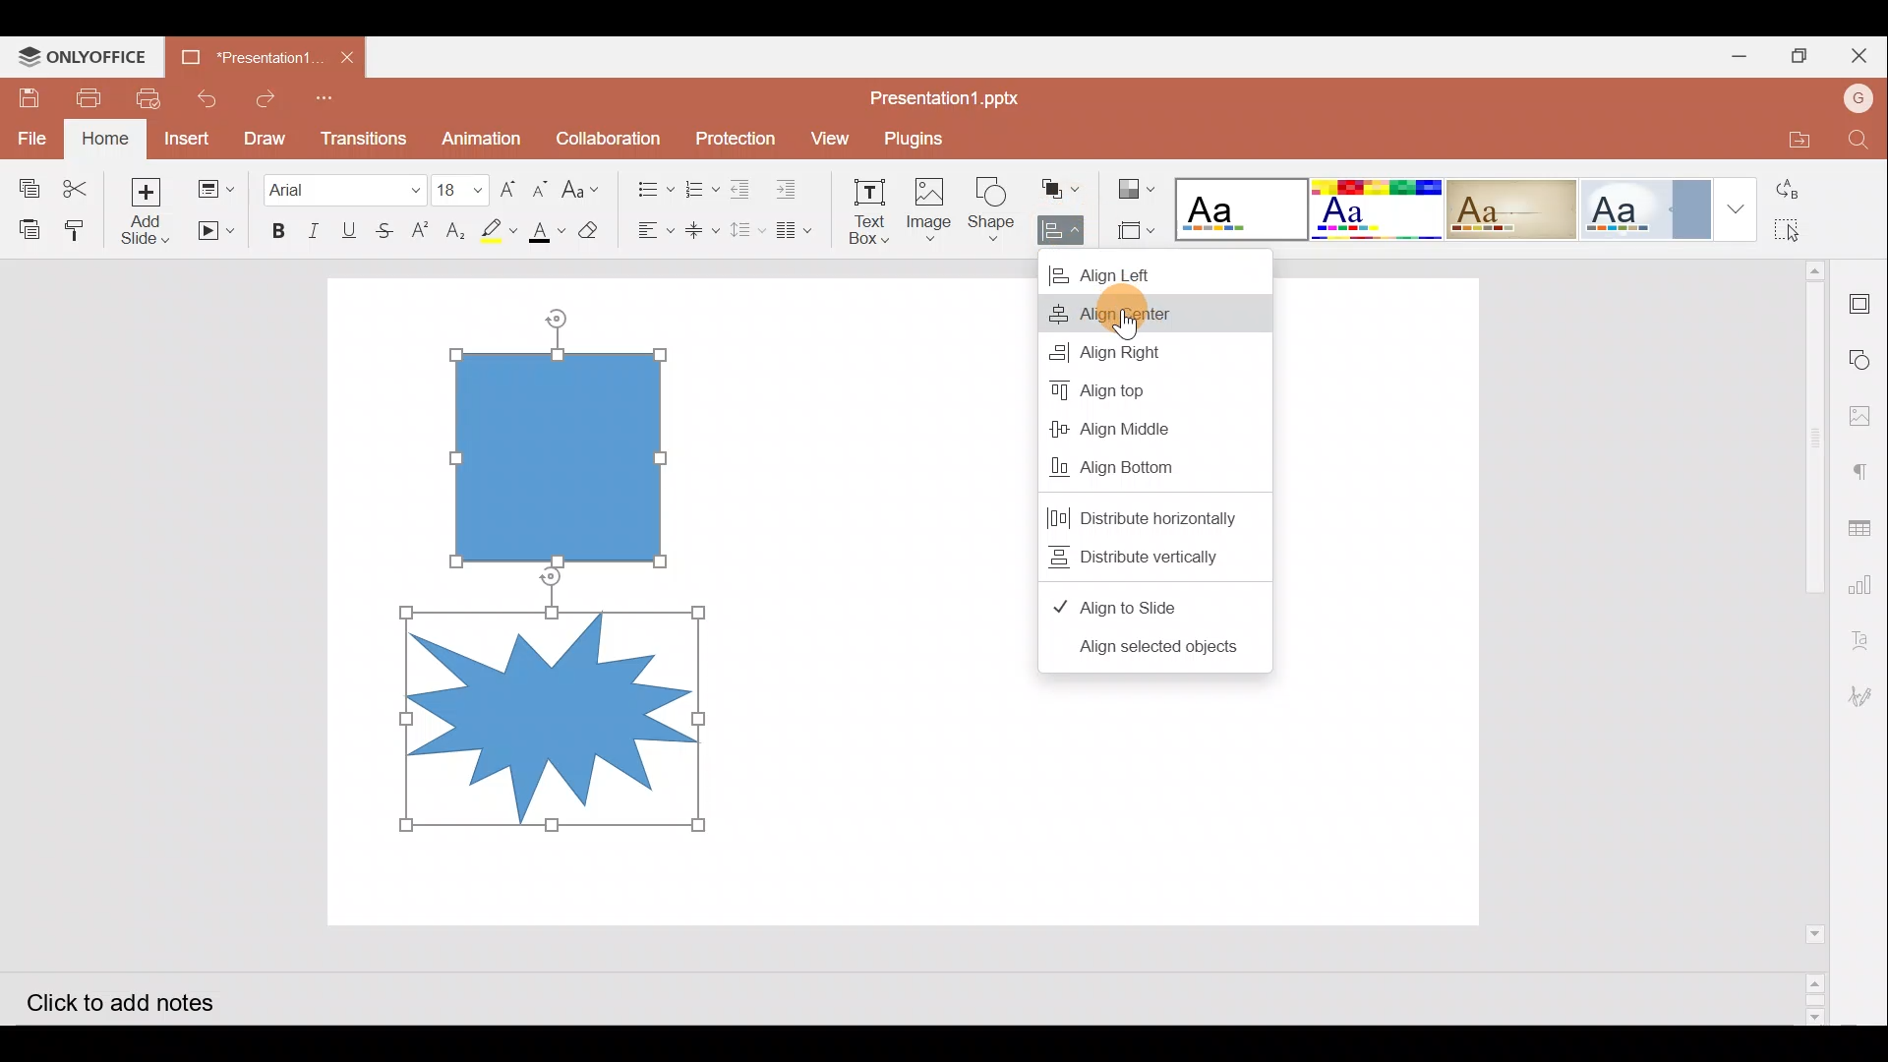 This screenshot has height=1062, width=1888. Describe the element at coordinates (991, 201) in the screenshot. I see `Insert shape` at that location.